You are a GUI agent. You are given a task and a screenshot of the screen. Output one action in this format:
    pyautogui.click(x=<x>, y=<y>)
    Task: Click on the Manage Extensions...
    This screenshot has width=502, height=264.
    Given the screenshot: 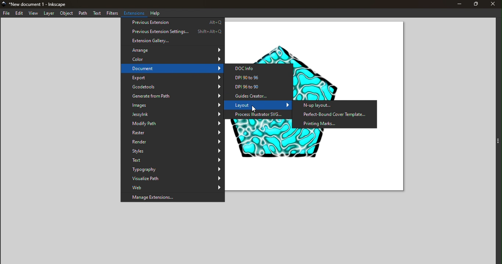 What is the action you would take?
    pyautogui.click(x=172, y=198)
    